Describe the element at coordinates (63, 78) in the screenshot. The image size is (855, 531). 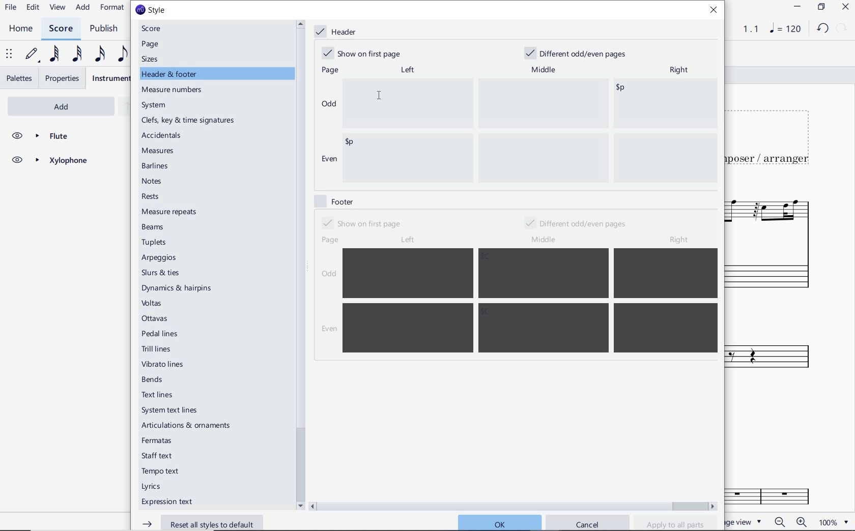
I see `PROPERTIES` at that location.